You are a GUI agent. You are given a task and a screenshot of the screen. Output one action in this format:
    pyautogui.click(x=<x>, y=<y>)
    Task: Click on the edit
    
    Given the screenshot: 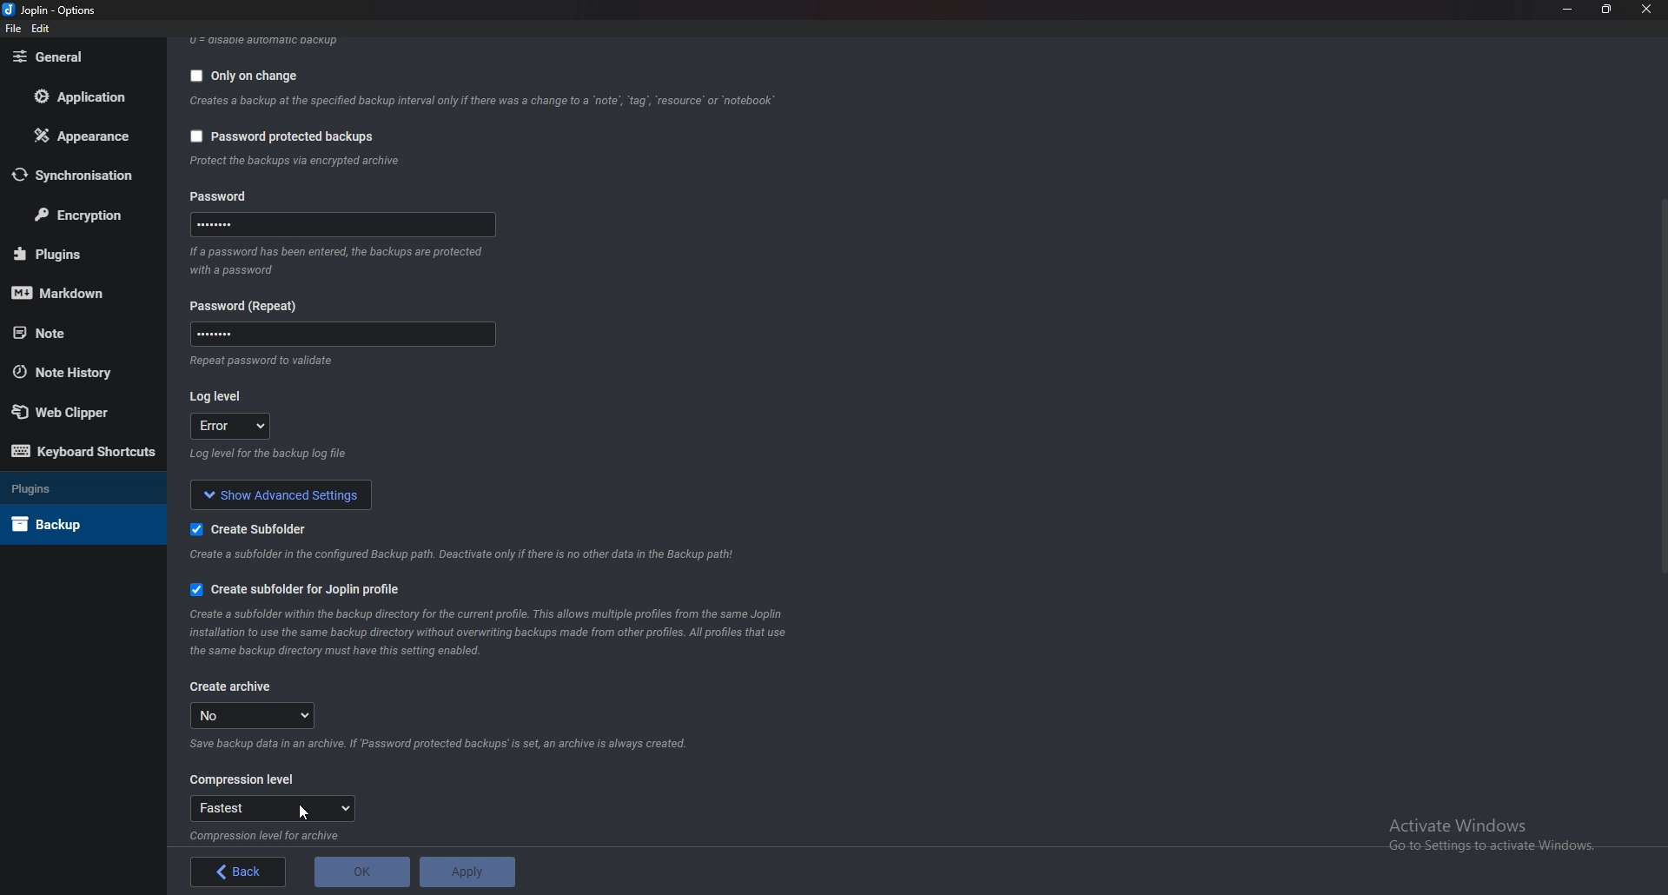 What is the action you would take?
    pyautogui.click(x=42, y=29)
    